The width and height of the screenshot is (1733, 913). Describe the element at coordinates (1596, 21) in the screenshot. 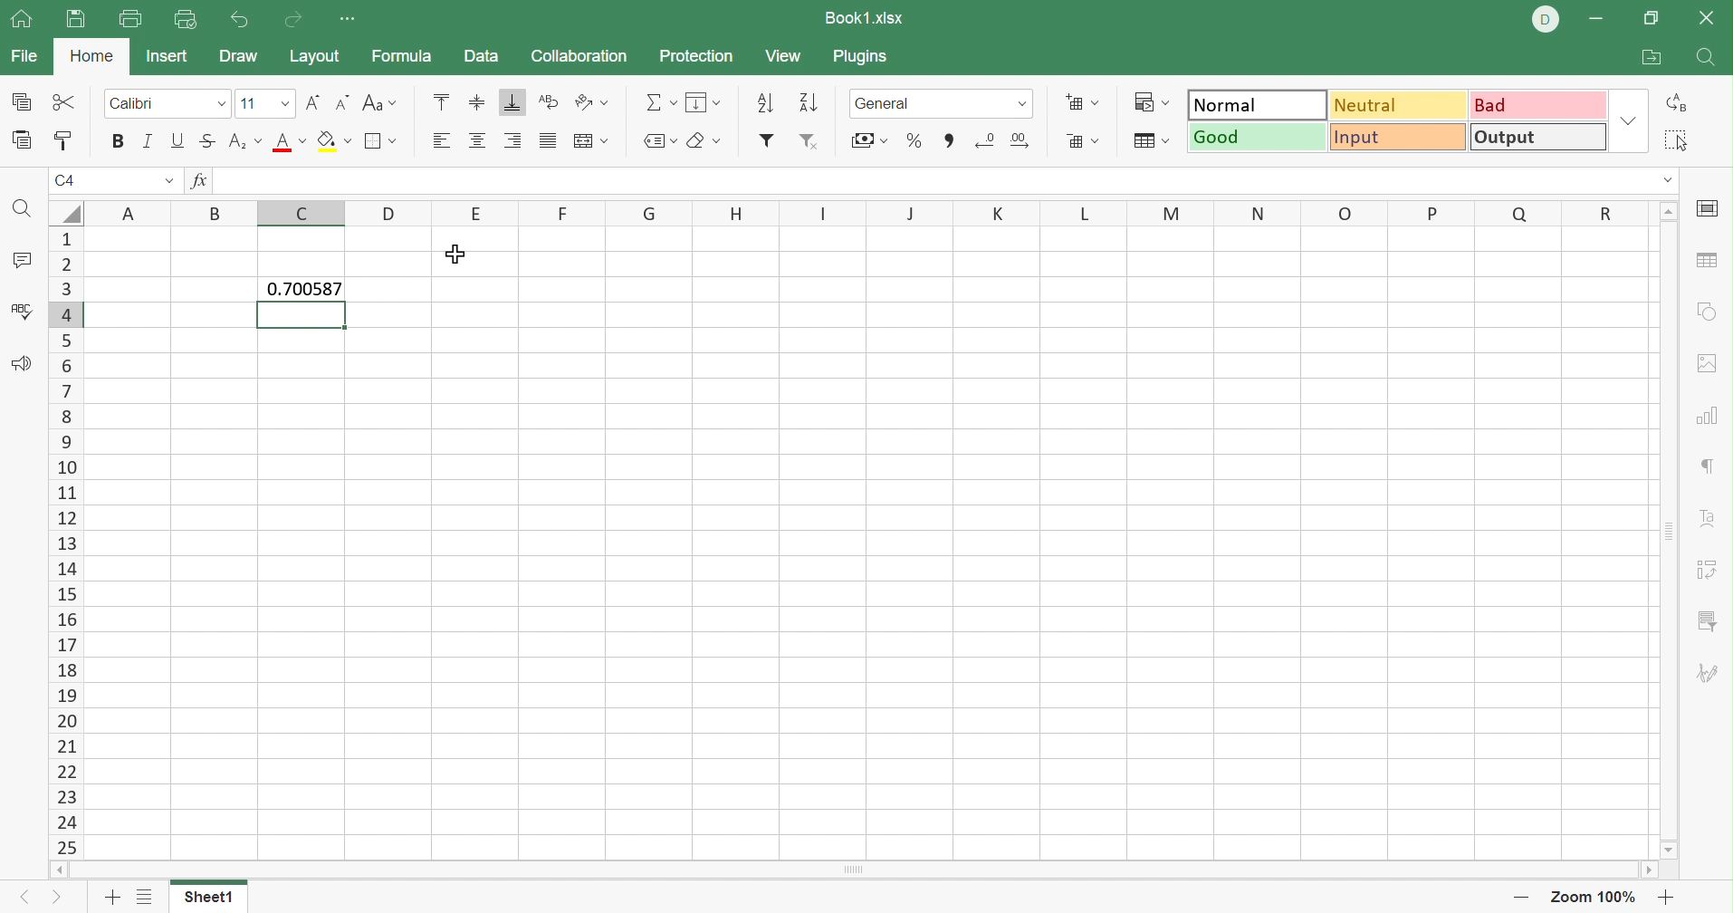

I see `Minimize` at that location.